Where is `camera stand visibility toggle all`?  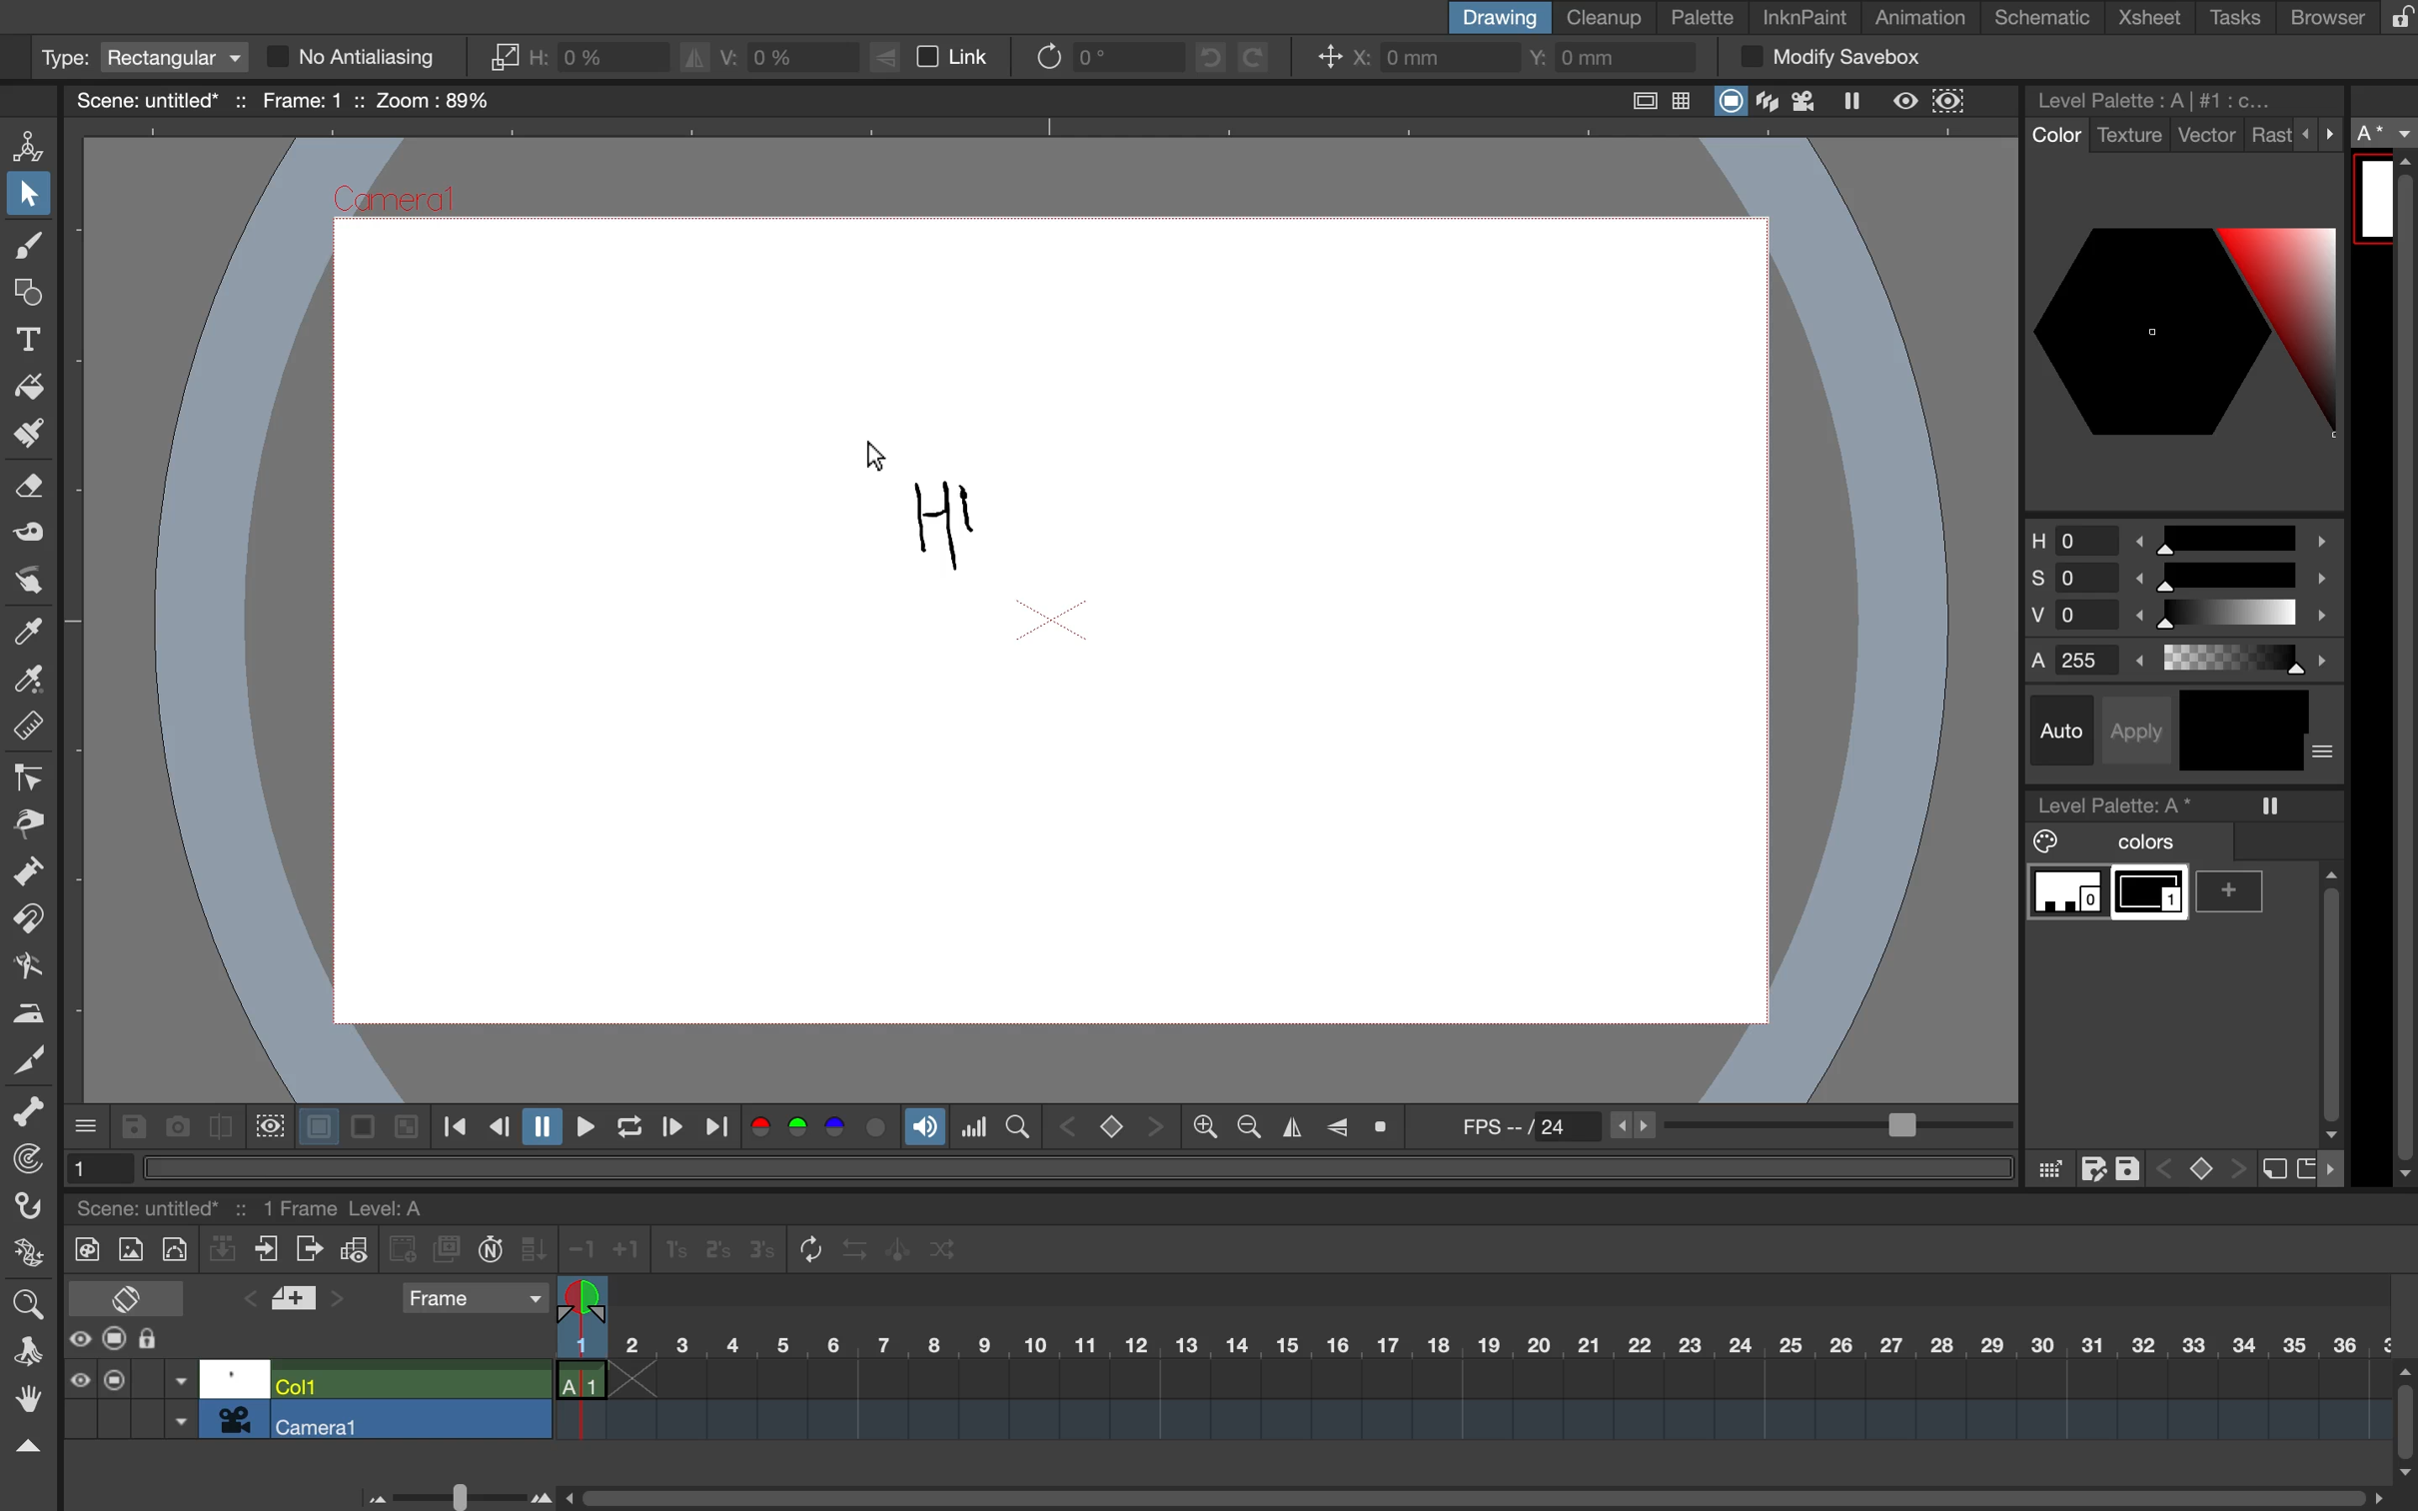
camera stand visibility toggle all is located at coordinates (114, 1379).